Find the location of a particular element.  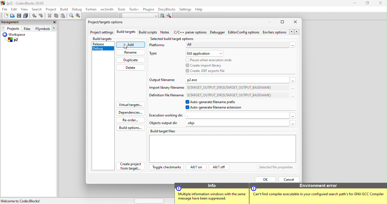

cancel is located at coordinates (289, 179).